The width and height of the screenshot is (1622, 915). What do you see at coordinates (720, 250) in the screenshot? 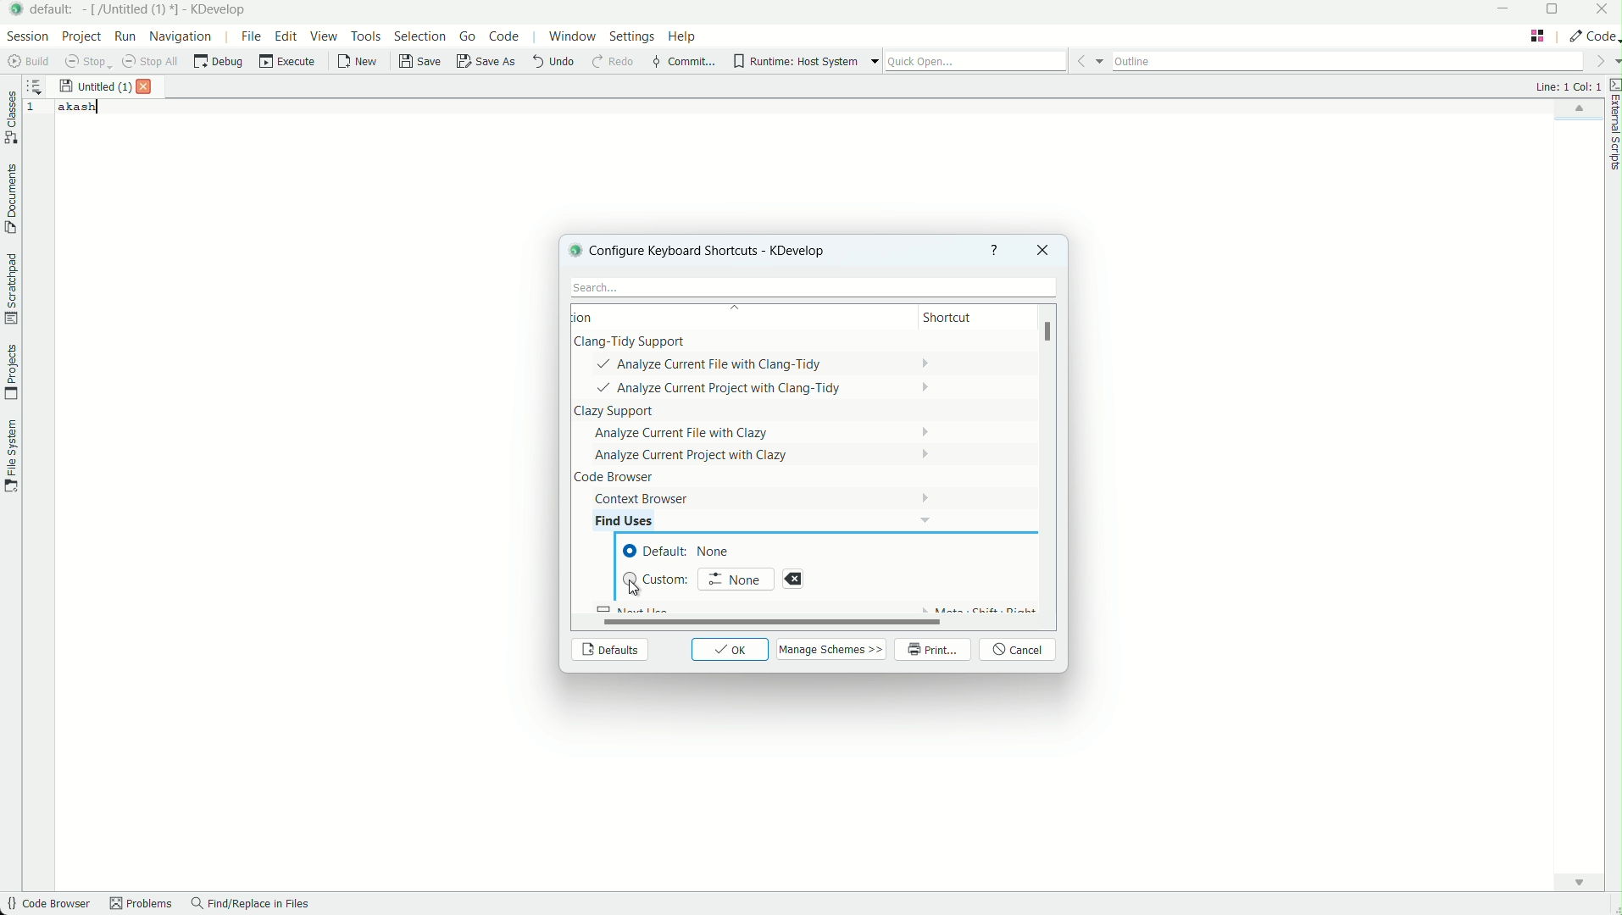
I see `configure keyboard shortcuts` at bounding box center [720, 250].